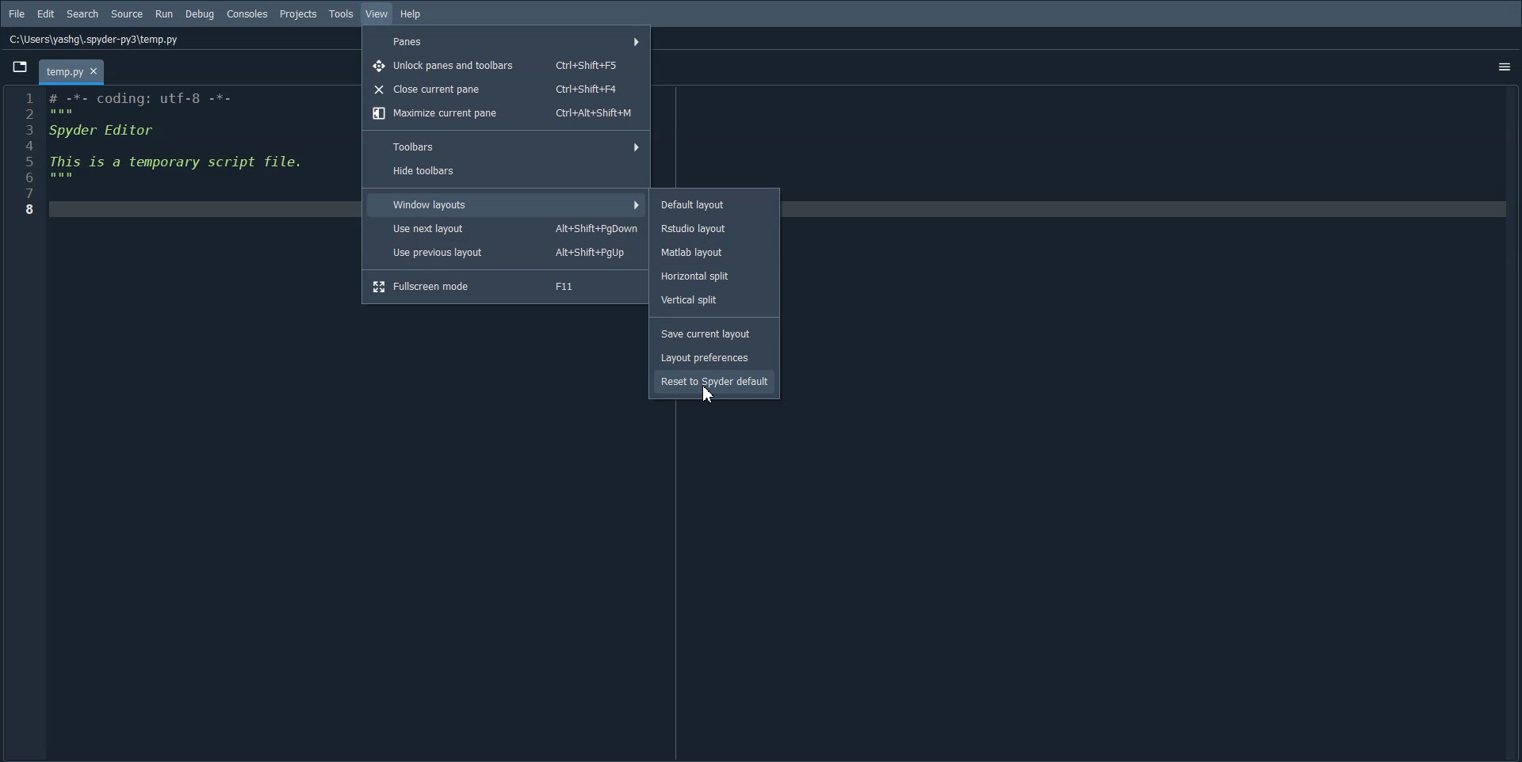  Describe the element at coordinates (507, 253) in the screenshot. I see `Use previous layout` at that location.